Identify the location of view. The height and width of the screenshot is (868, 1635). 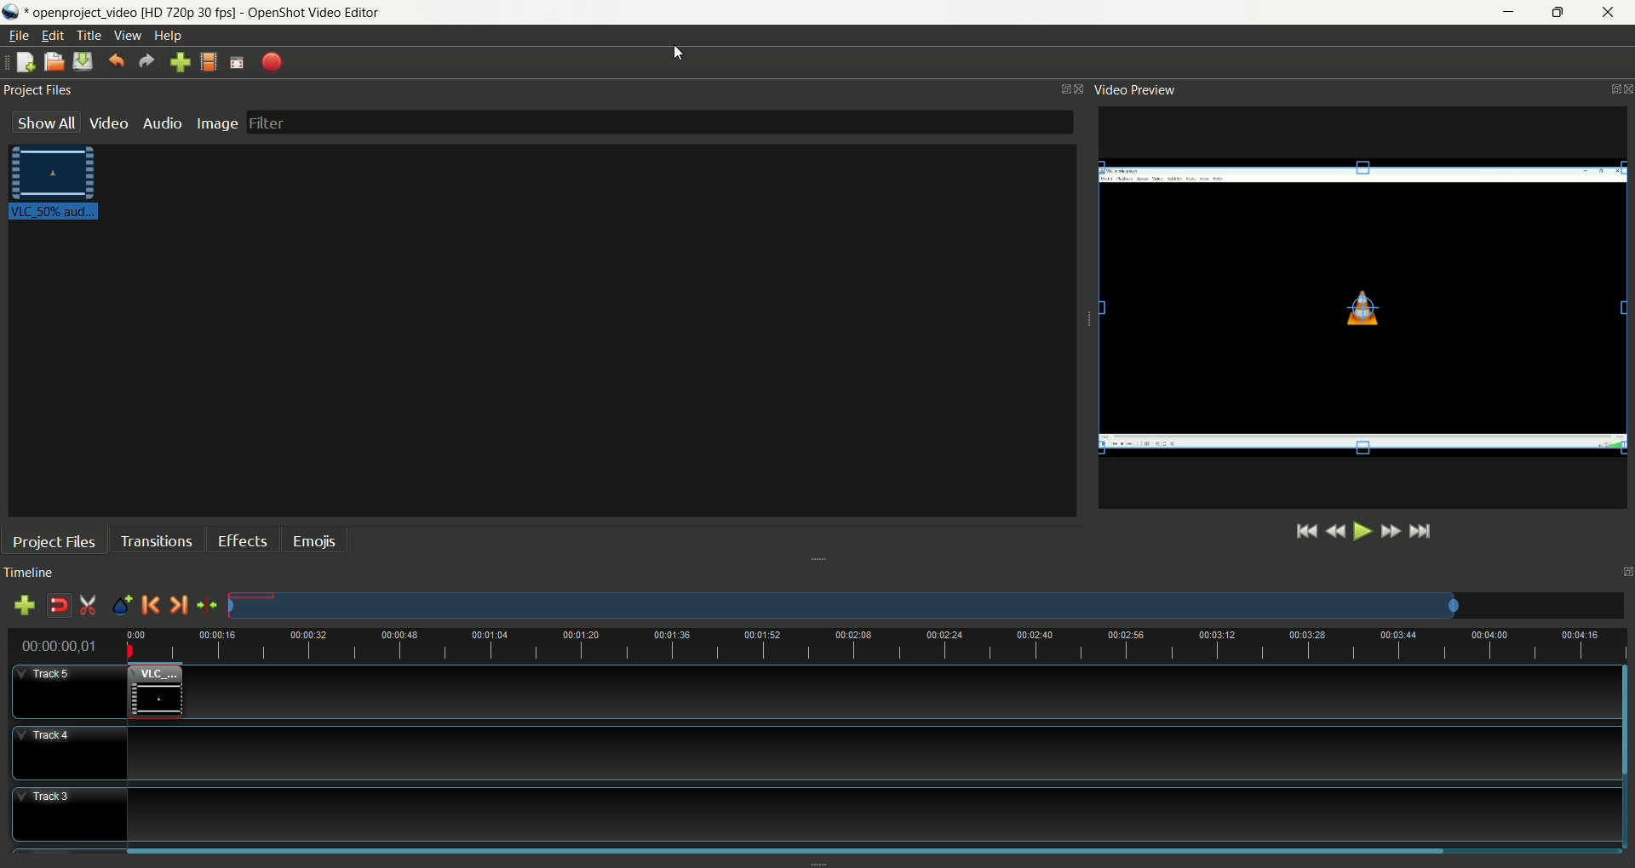
(129, 36).